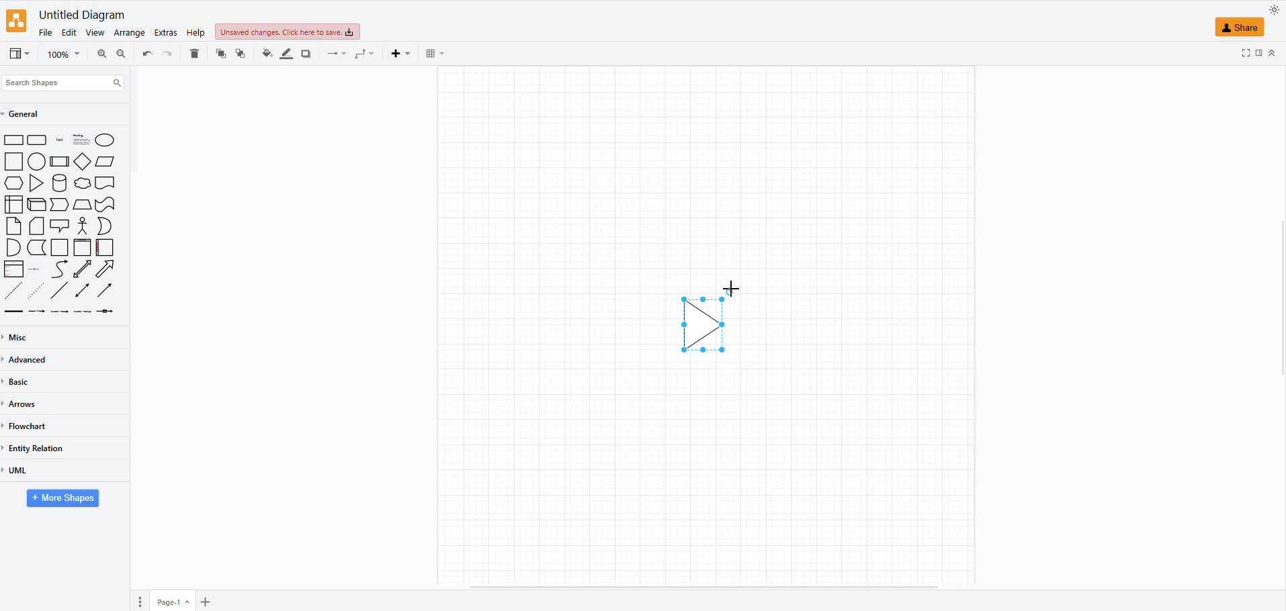 The width and height of the screenshot is (1286, 611). I want to click on Table, so click(13, 204).